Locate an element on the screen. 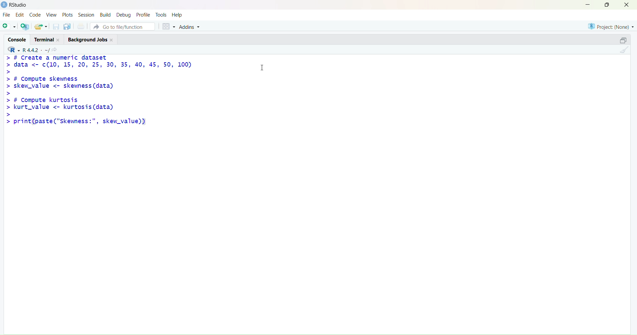 The height and width of the screenshot is (335, 637). Console is located at coordinates (17, 39).